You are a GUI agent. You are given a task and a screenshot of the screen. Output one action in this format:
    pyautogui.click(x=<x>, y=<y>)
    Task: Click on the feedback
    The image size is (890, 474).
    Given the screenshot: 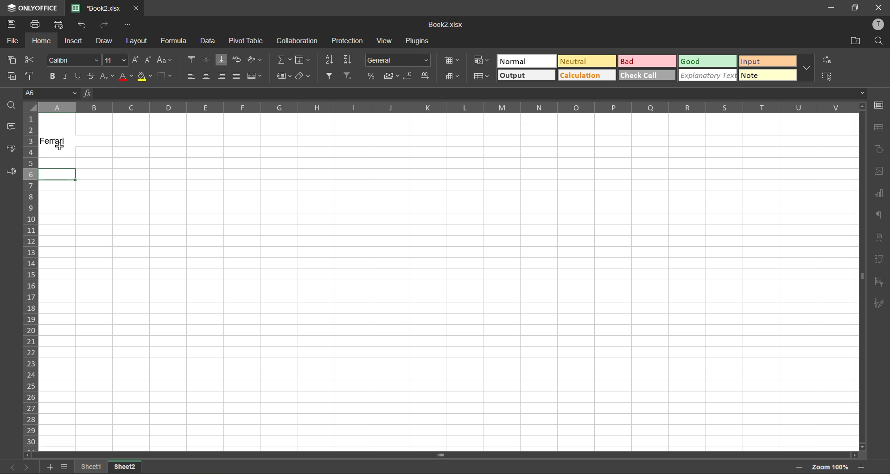 What is the action you would take?
    pyautogui.click(x=12, y=172)
    